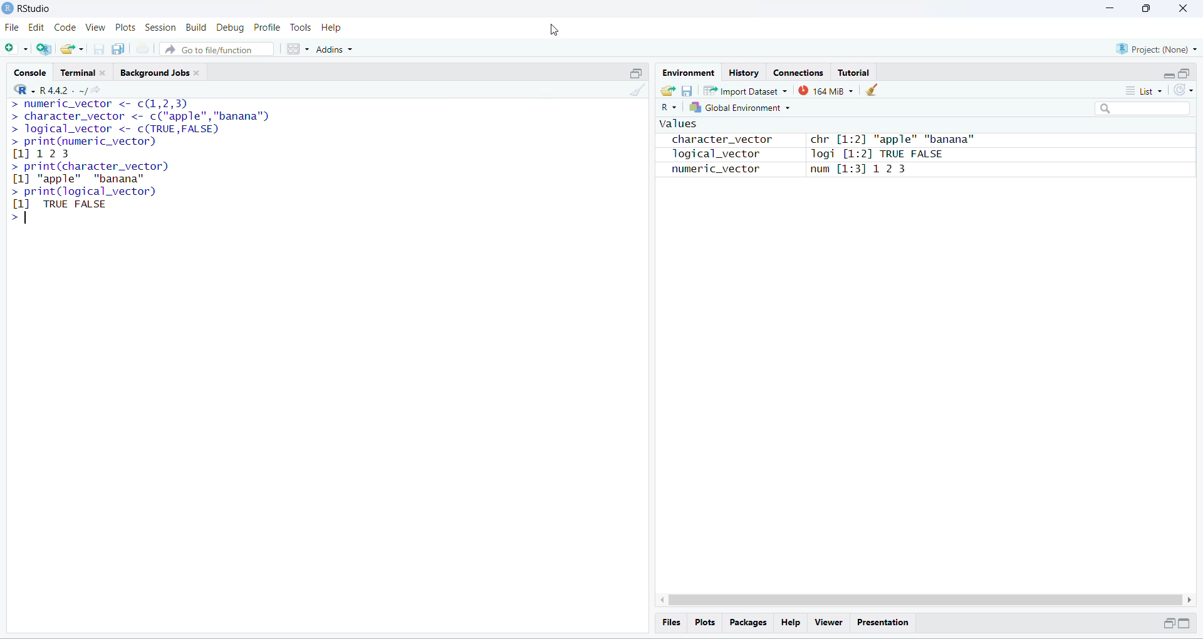 The height and width of the screenshot is (639, 1203). What do you see at coordinates (1184, 73) in the screenshot?
I see `maximize` at bounding box center [1184, 73].